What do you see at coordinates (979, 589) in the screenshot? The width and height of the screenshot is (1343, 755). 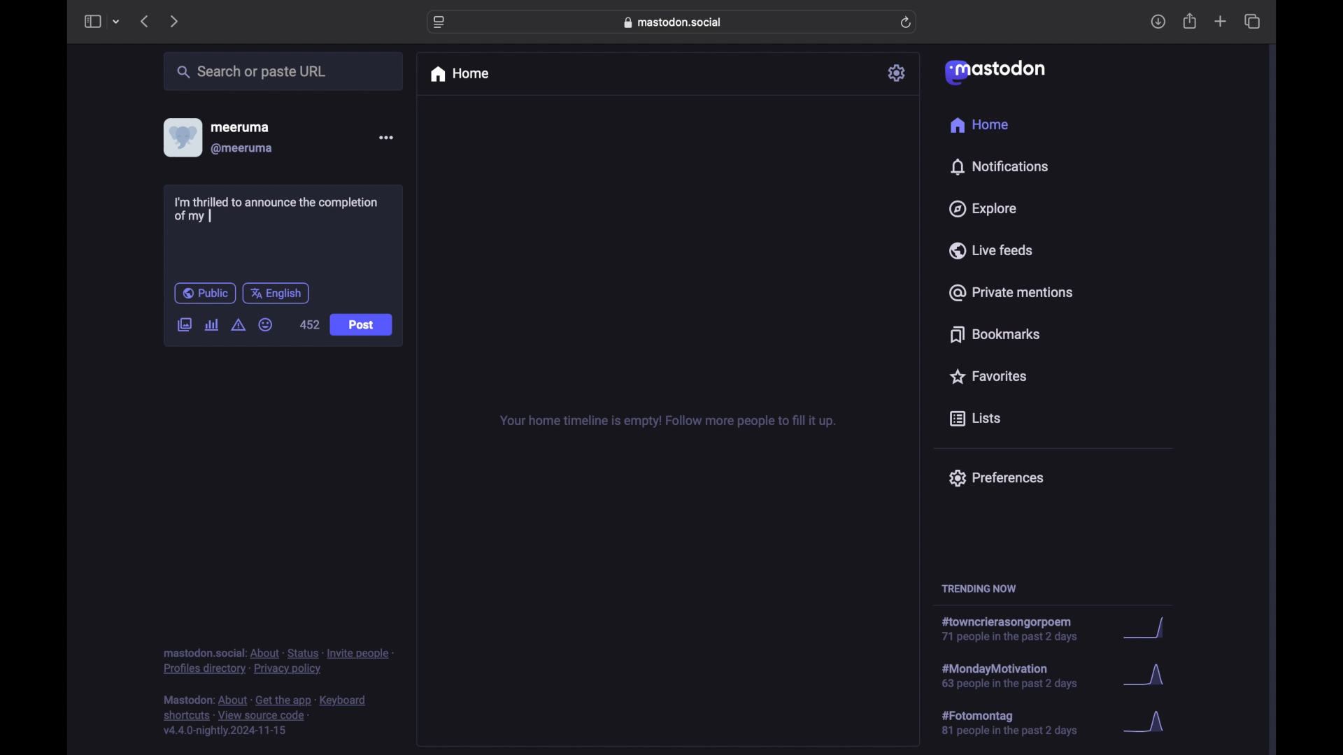 I see `trending now` at bounding box center [979, 589].